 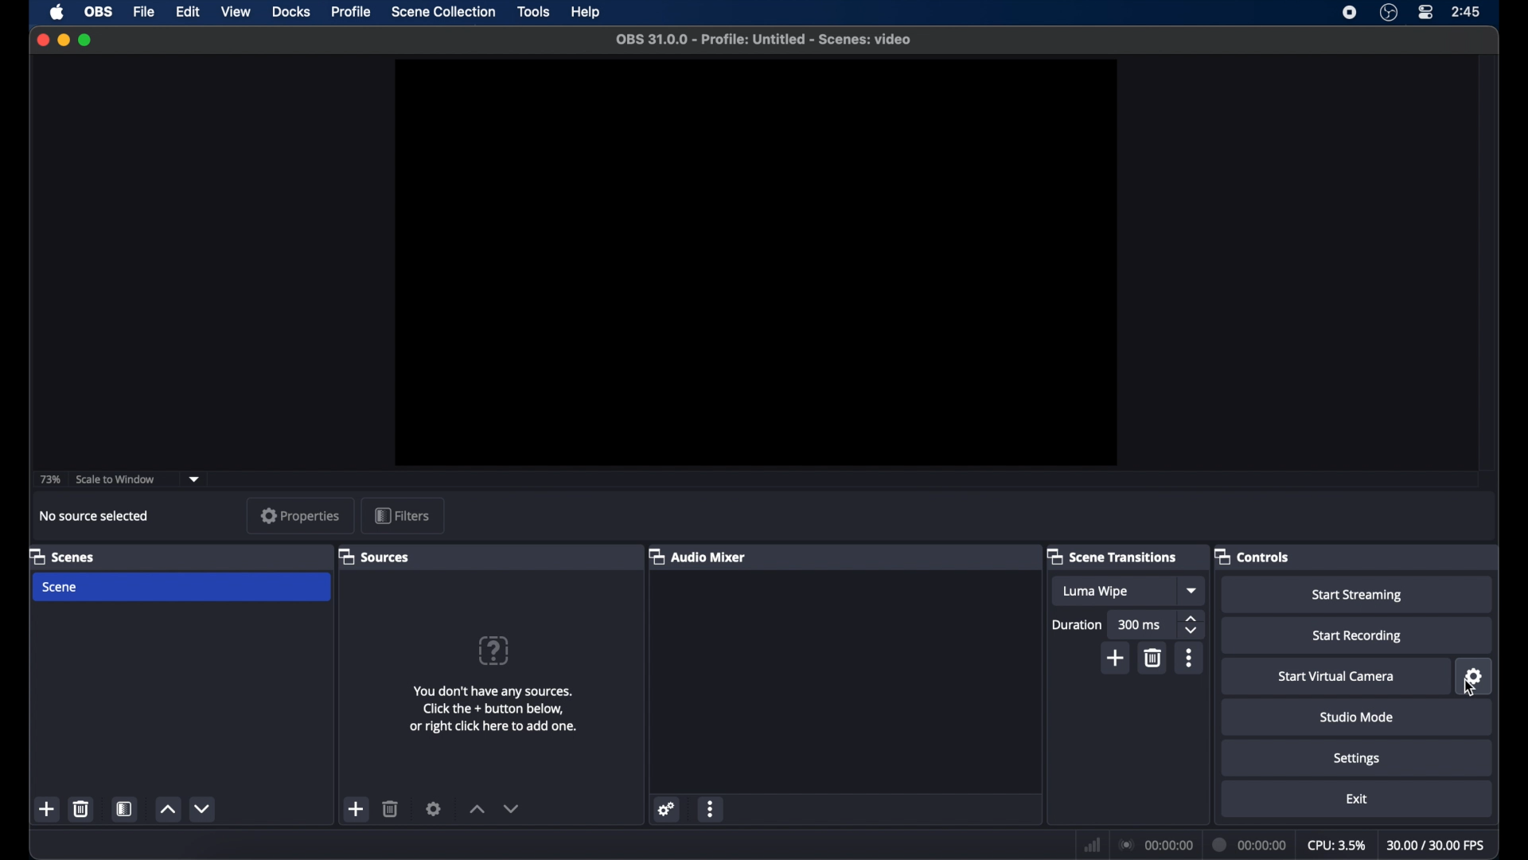 What do you see at coordinates (1335, 844) in the screenshot?
I see `cpu` at bounding box center [1335, 844].